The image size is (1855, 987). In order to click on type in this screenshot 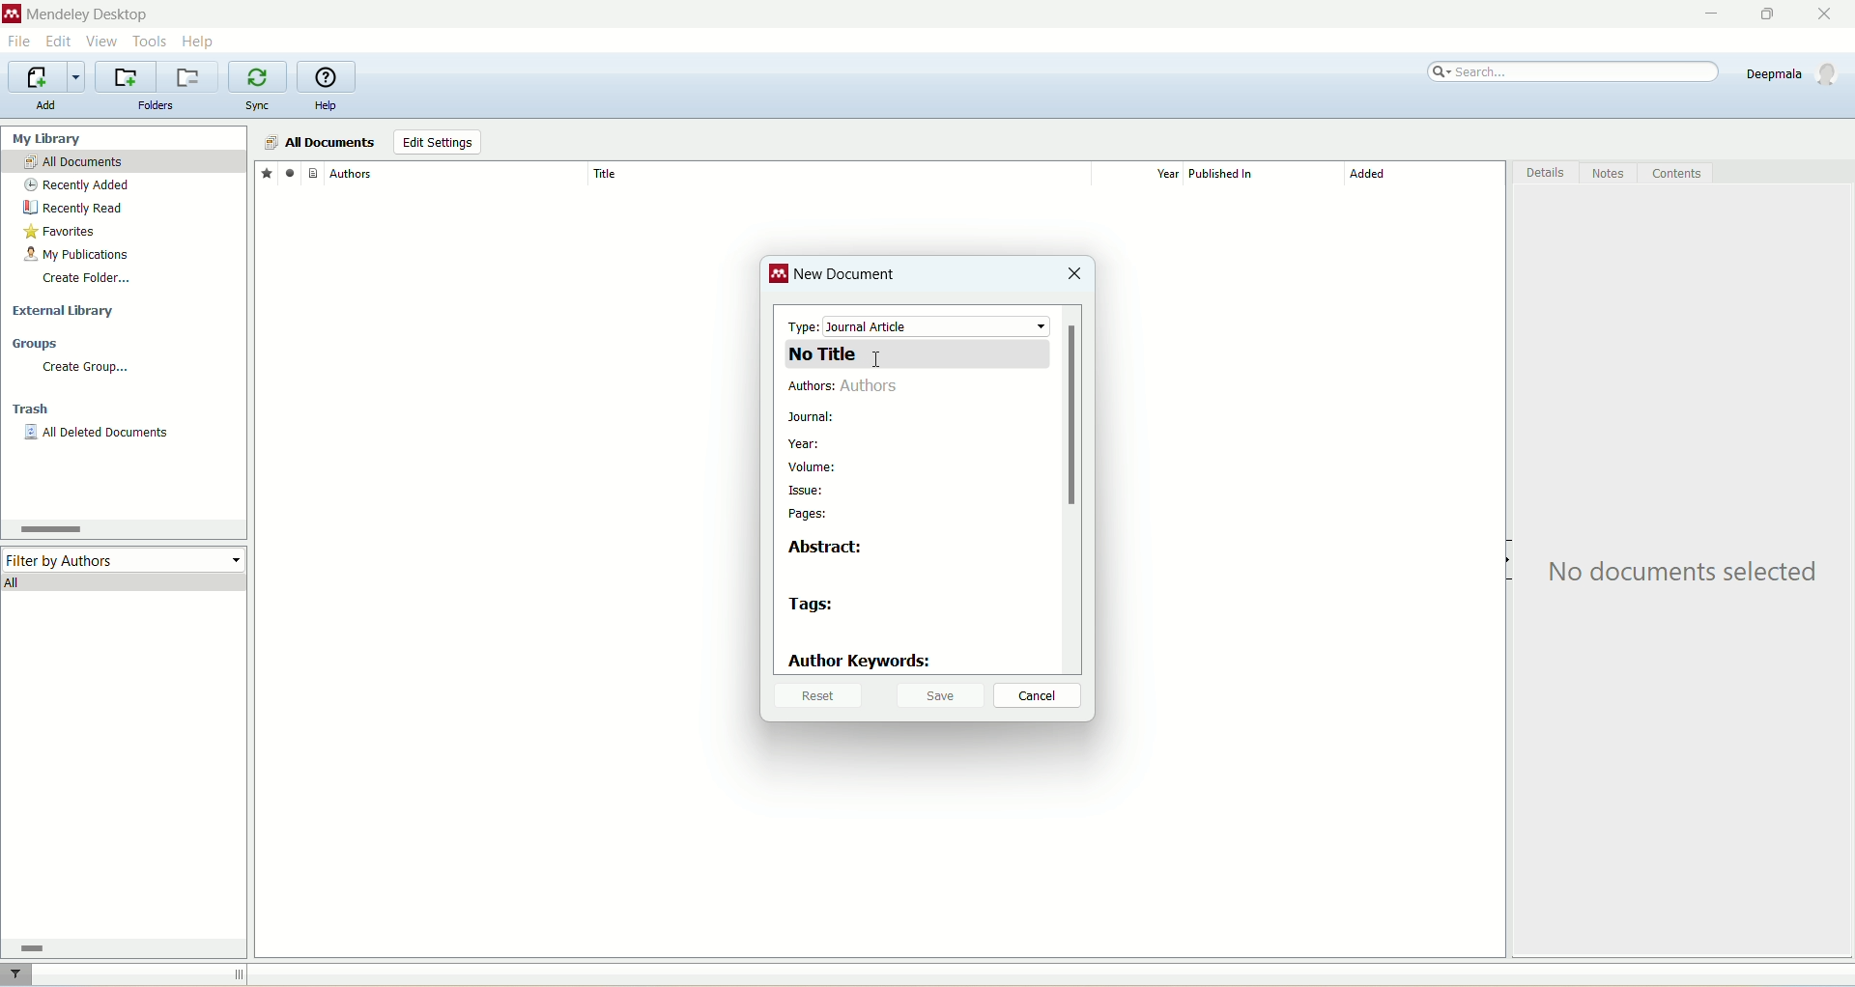, I will do `click(920, 325)`.